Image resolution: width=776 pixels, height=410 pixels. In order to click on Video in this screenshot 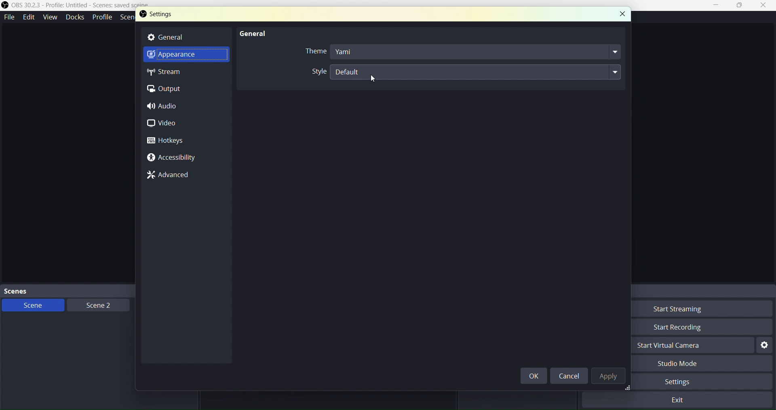, I will do `click(169, 124)`.